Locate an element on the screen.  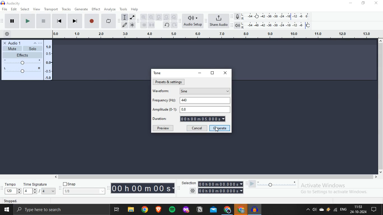
Show hidden icons is located at coordinates (308, 211).